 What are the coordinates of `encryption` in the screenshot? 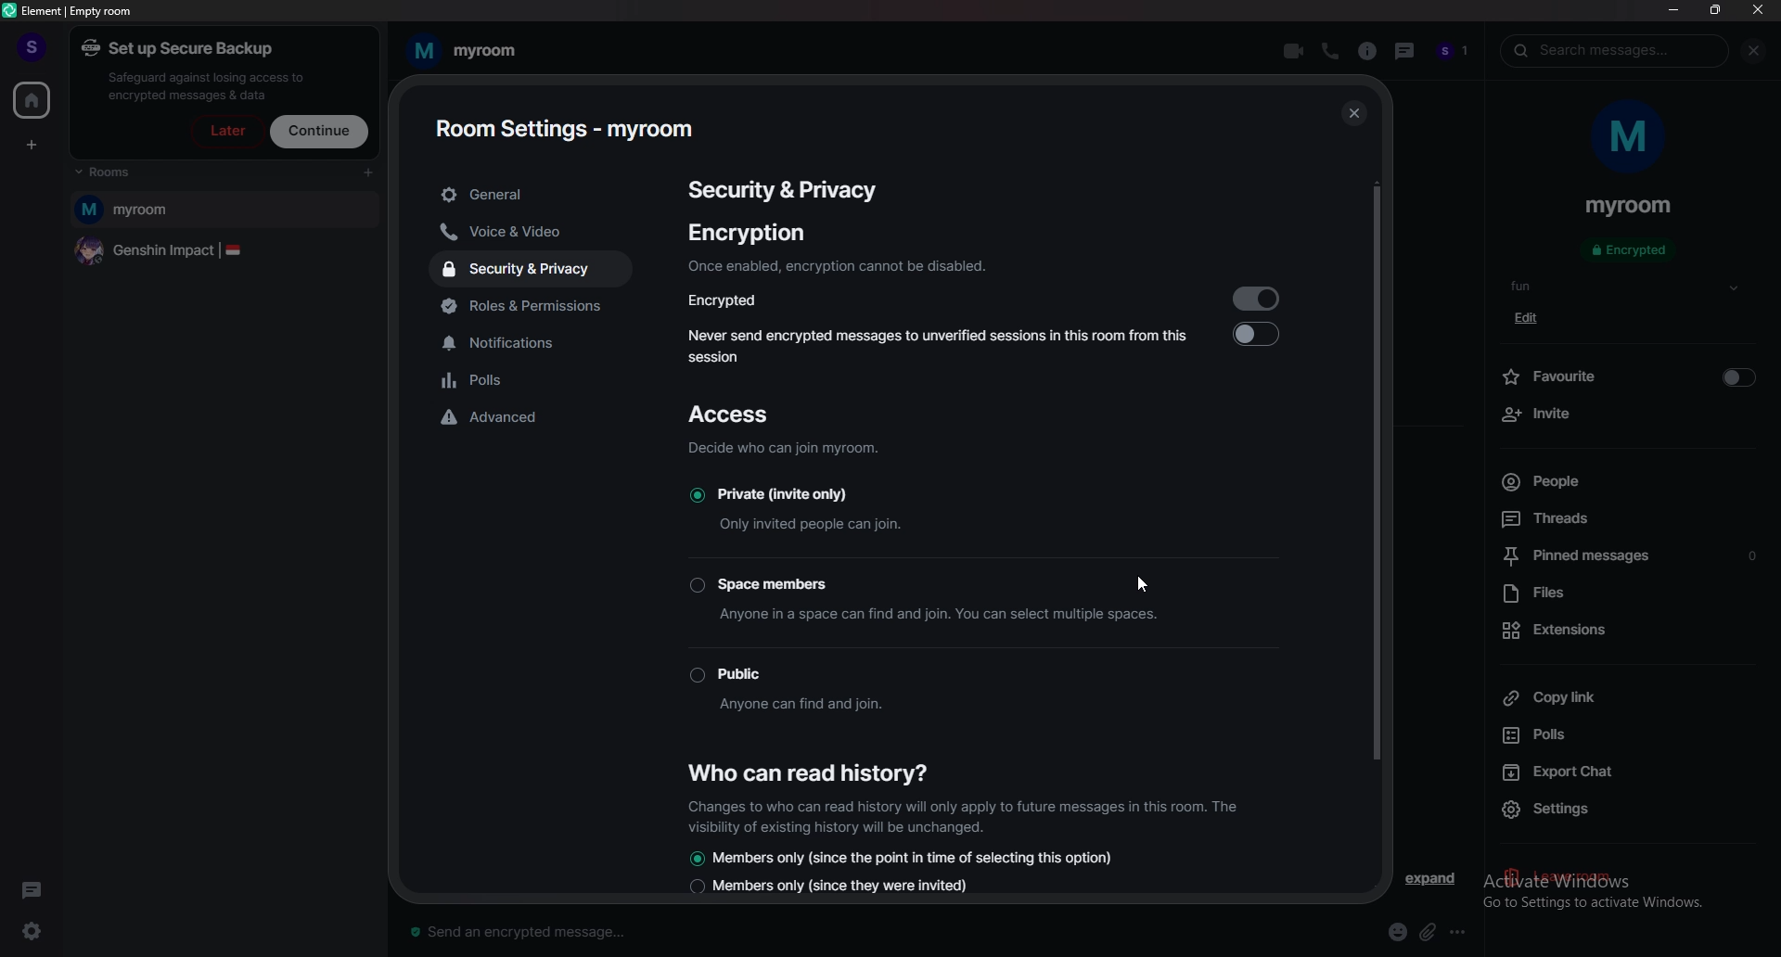 It's located at (746, 232).